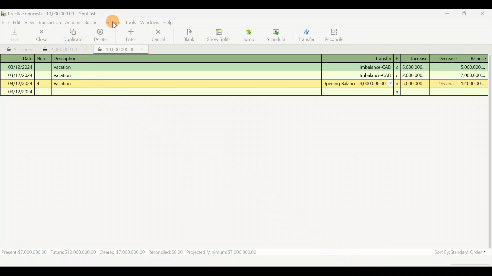 This screenshot has height=276, width=492. Describe the element at coordinates (276, 33) in the screenshot. I see `Schedule` at that location.